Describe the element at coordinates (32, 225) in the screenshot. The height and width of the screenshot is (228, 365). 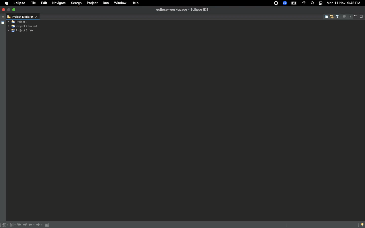
I see `Back` at that location.